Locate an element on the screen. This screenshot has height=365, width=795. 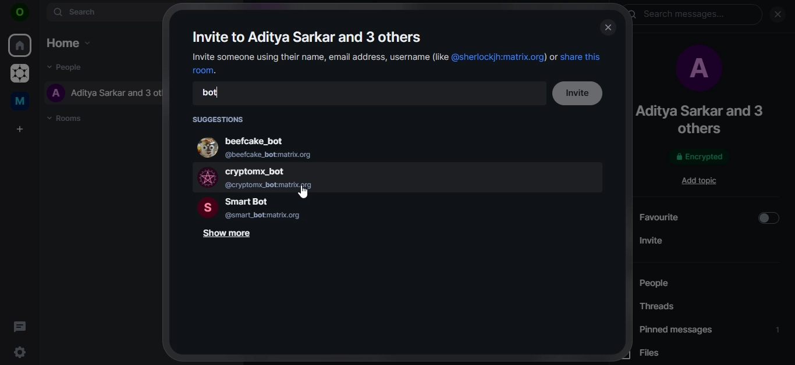
bot is located at coordinates (212, 94).